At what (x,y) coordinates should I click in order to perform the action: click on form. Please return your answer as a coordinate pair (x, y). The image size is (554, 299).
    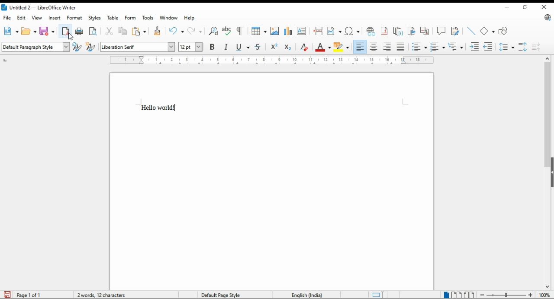
    Looking at the image, I should click on (130, 18).